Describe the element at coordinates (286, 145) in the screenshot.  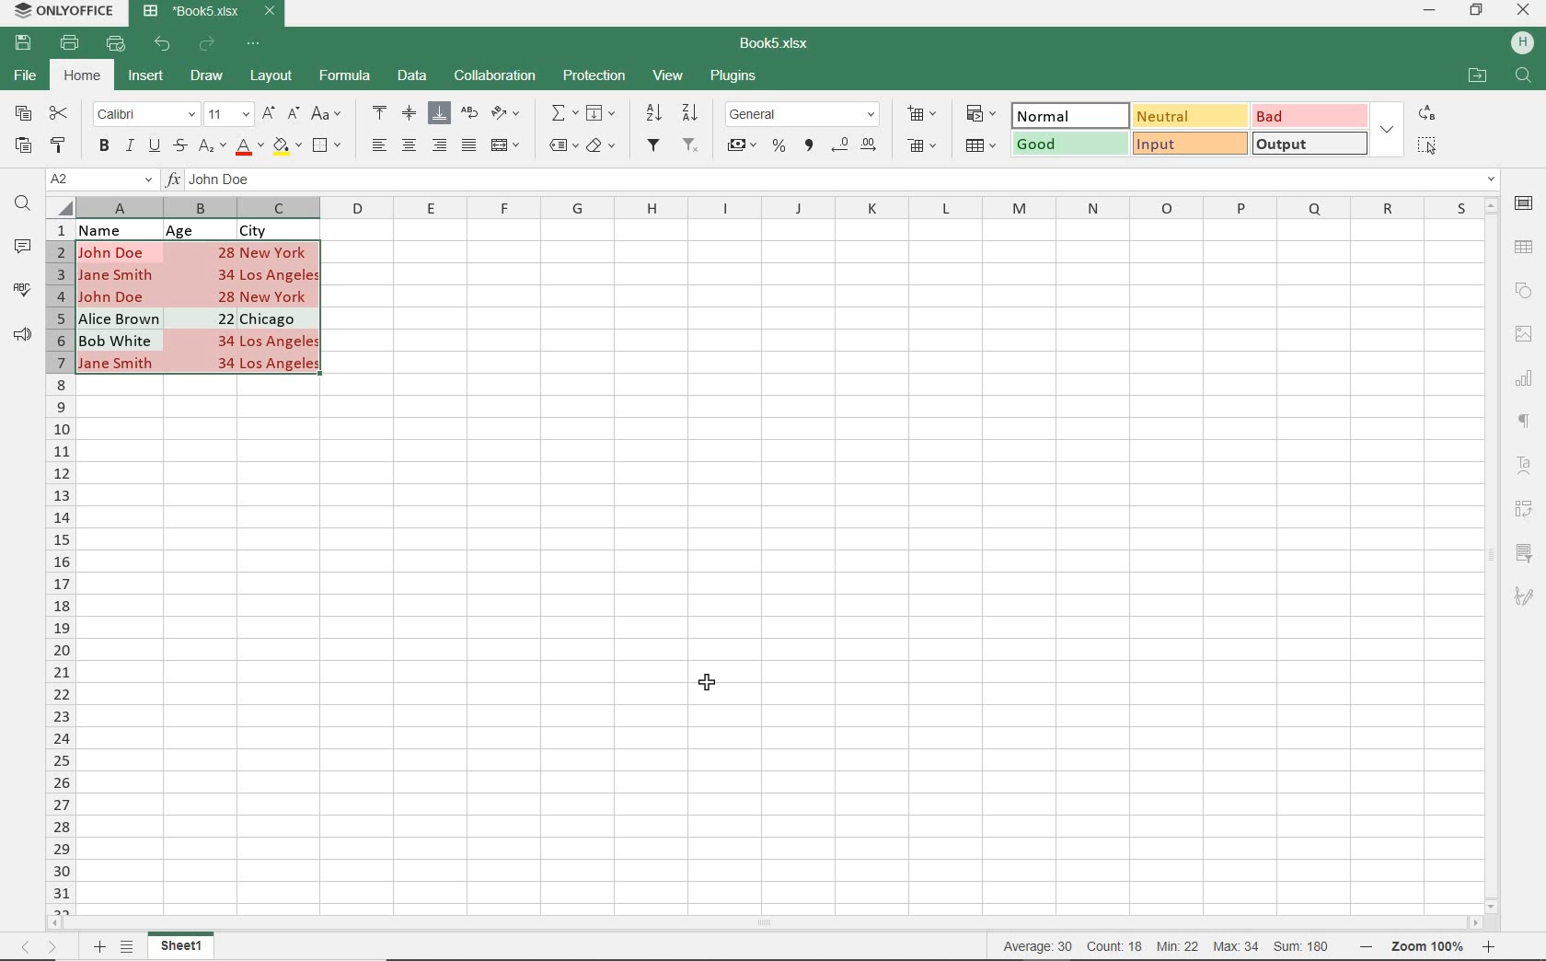
I see `FILL COLOR` at that location.